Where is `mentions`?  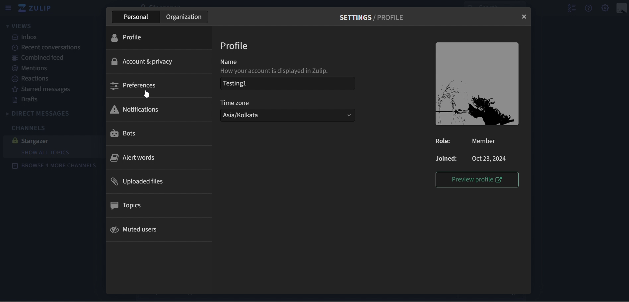
mentions is located at coordinates (34, 69).